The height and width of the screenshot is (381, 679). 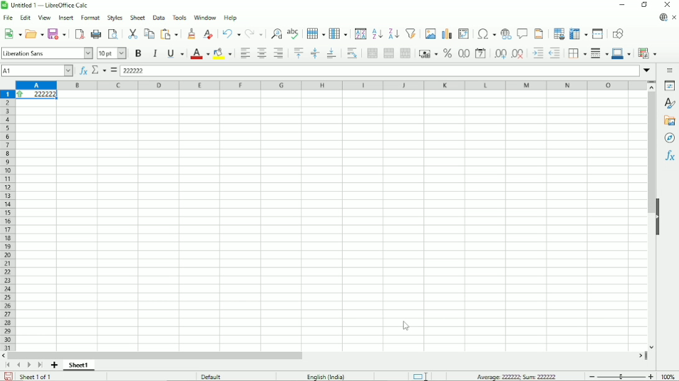 What do you see at coordinates (314, 53) in the screenshot?
I see `Center vertically` at bounding box center [314, 53].